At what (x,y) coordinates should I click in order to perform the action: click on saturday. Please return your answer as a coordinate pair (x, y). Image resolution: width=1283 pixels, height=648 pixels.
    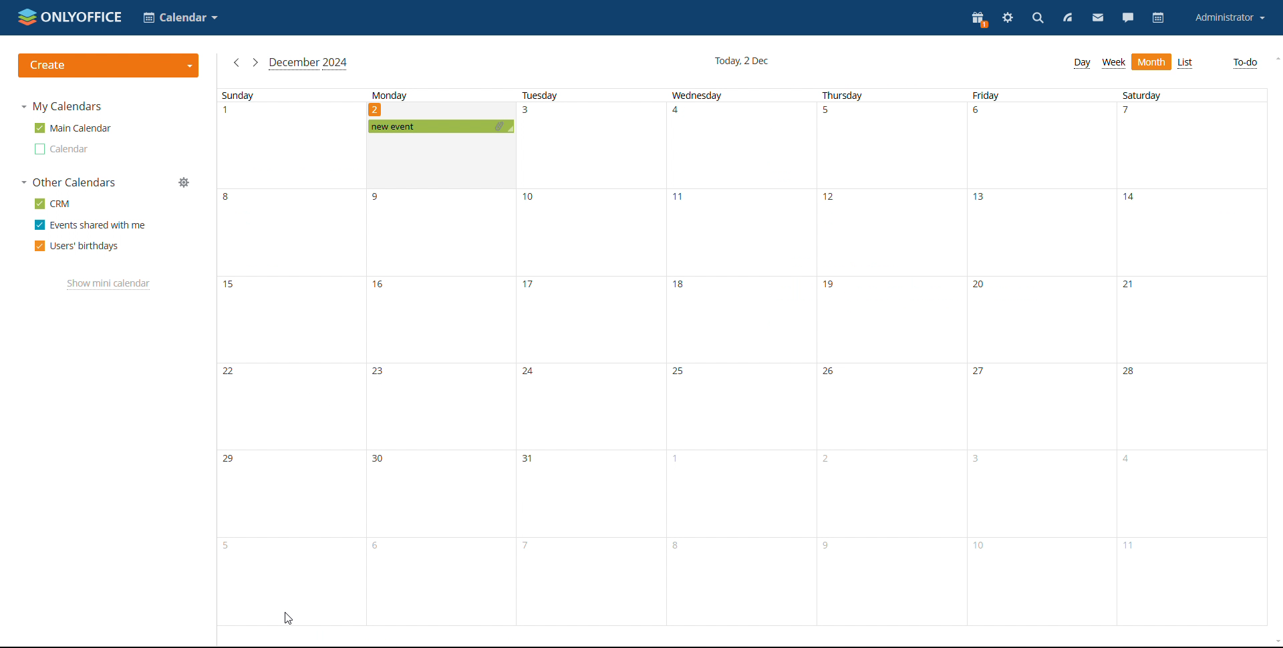
    Looking at the image, I should click on (1193, 357).